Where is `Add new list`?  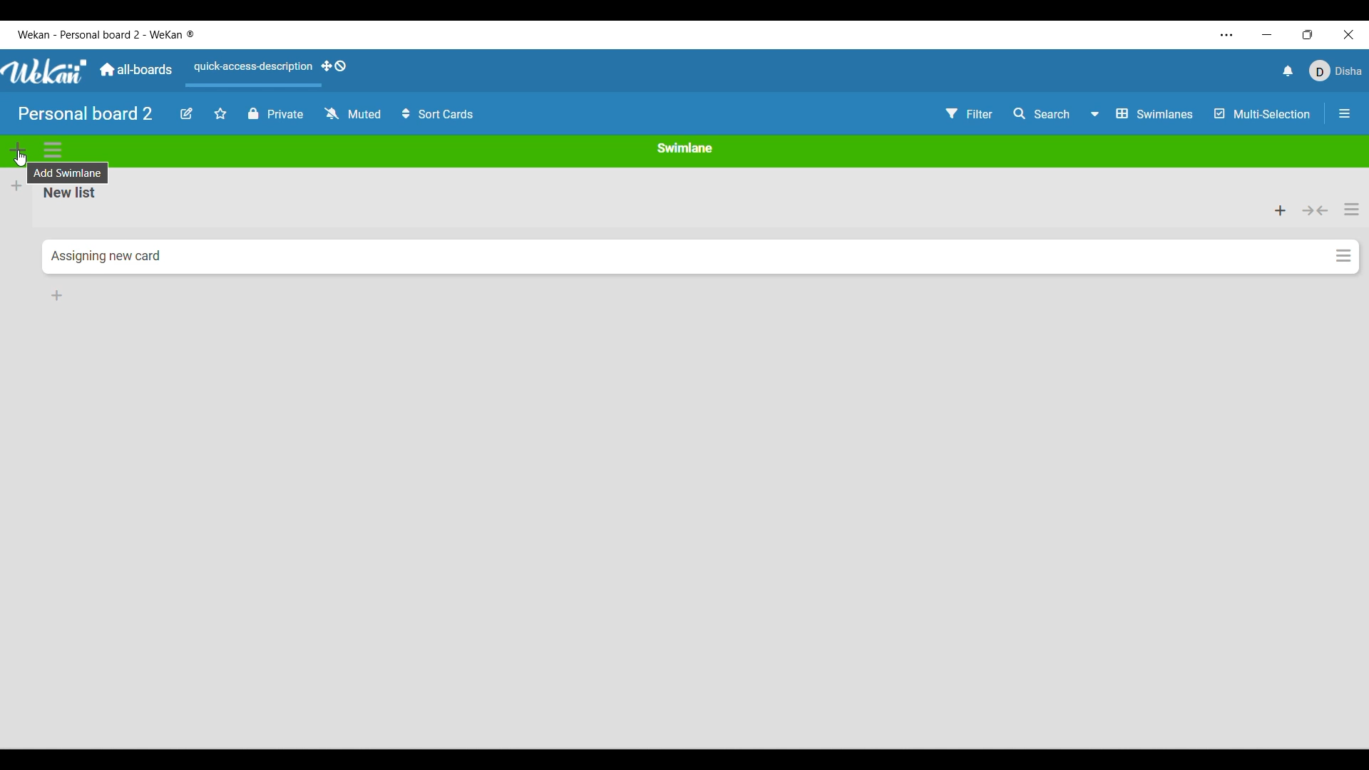 Add new list is located at coordinates (16, 185).